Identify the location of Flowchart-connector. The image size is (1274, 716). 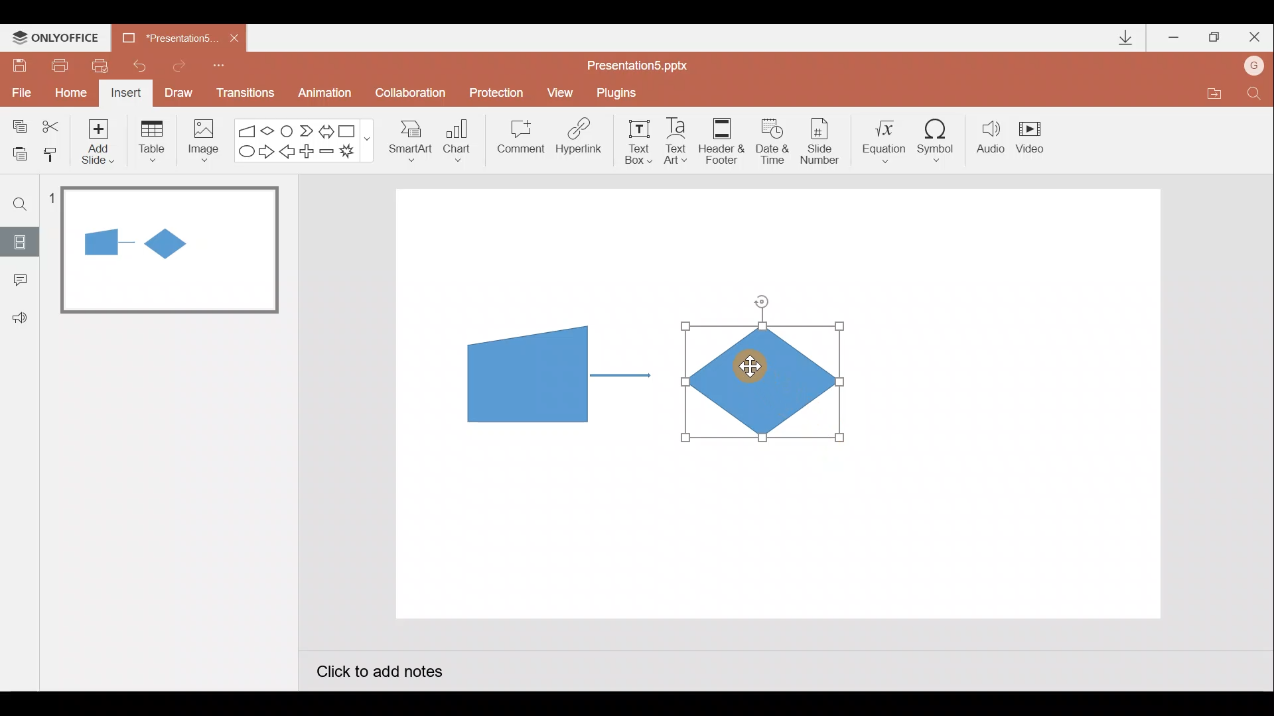
(288, 130).